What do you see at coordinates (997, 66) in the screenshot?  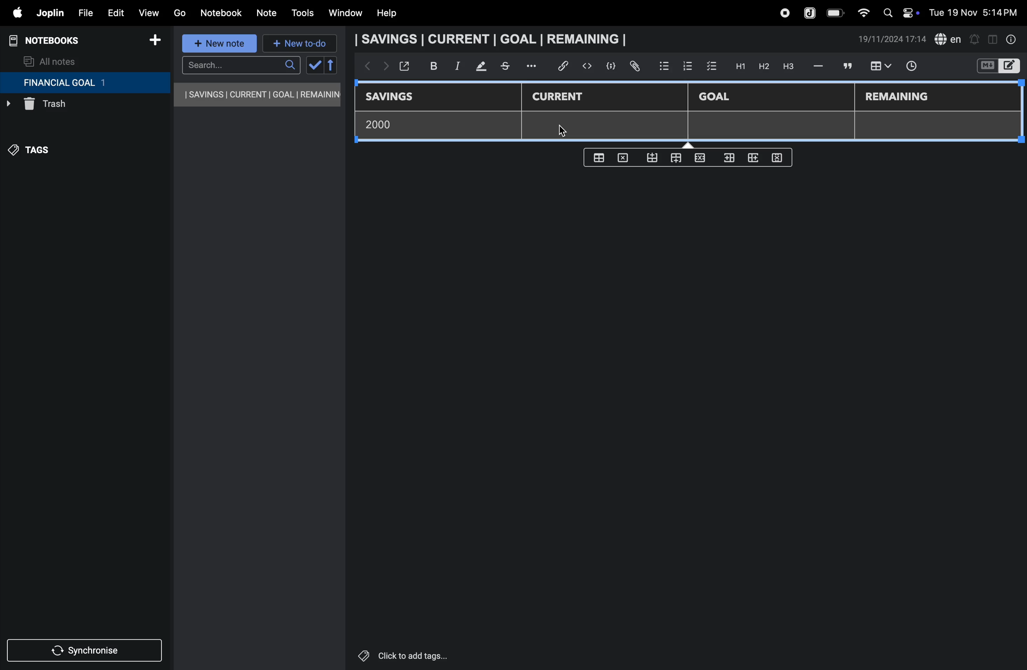 I see `switch editor` at bounding box center [997, 66].